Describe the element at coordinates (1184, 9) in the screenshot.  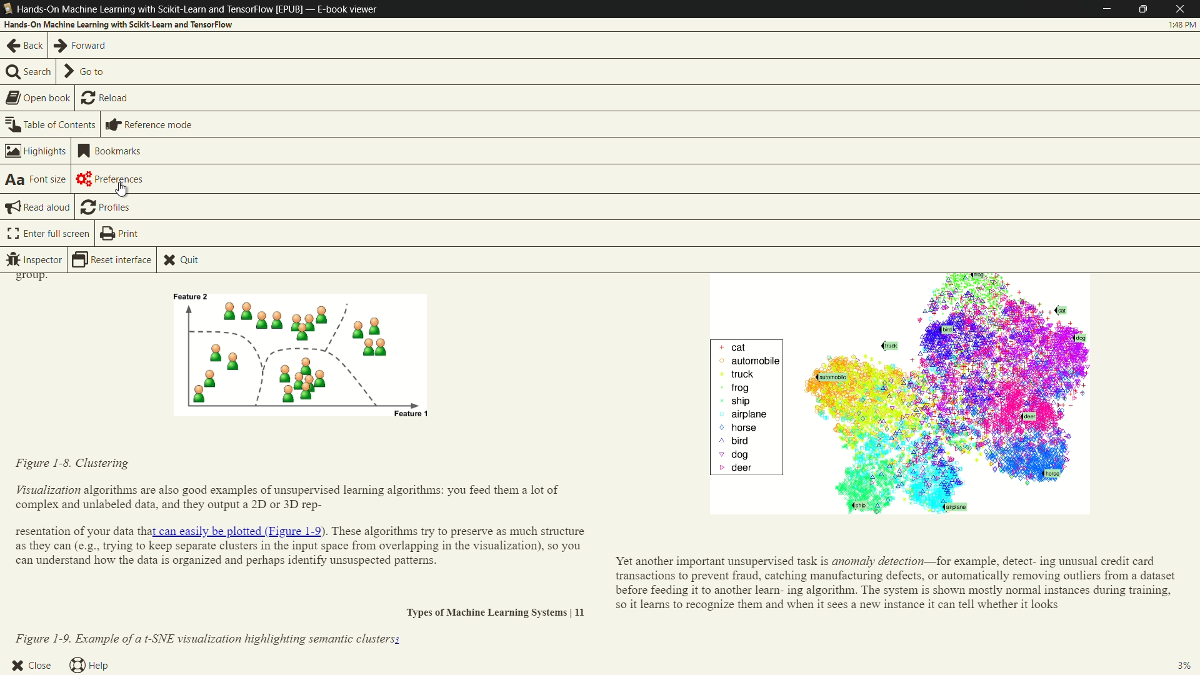
I see `close e-book viewer mode` at that location.